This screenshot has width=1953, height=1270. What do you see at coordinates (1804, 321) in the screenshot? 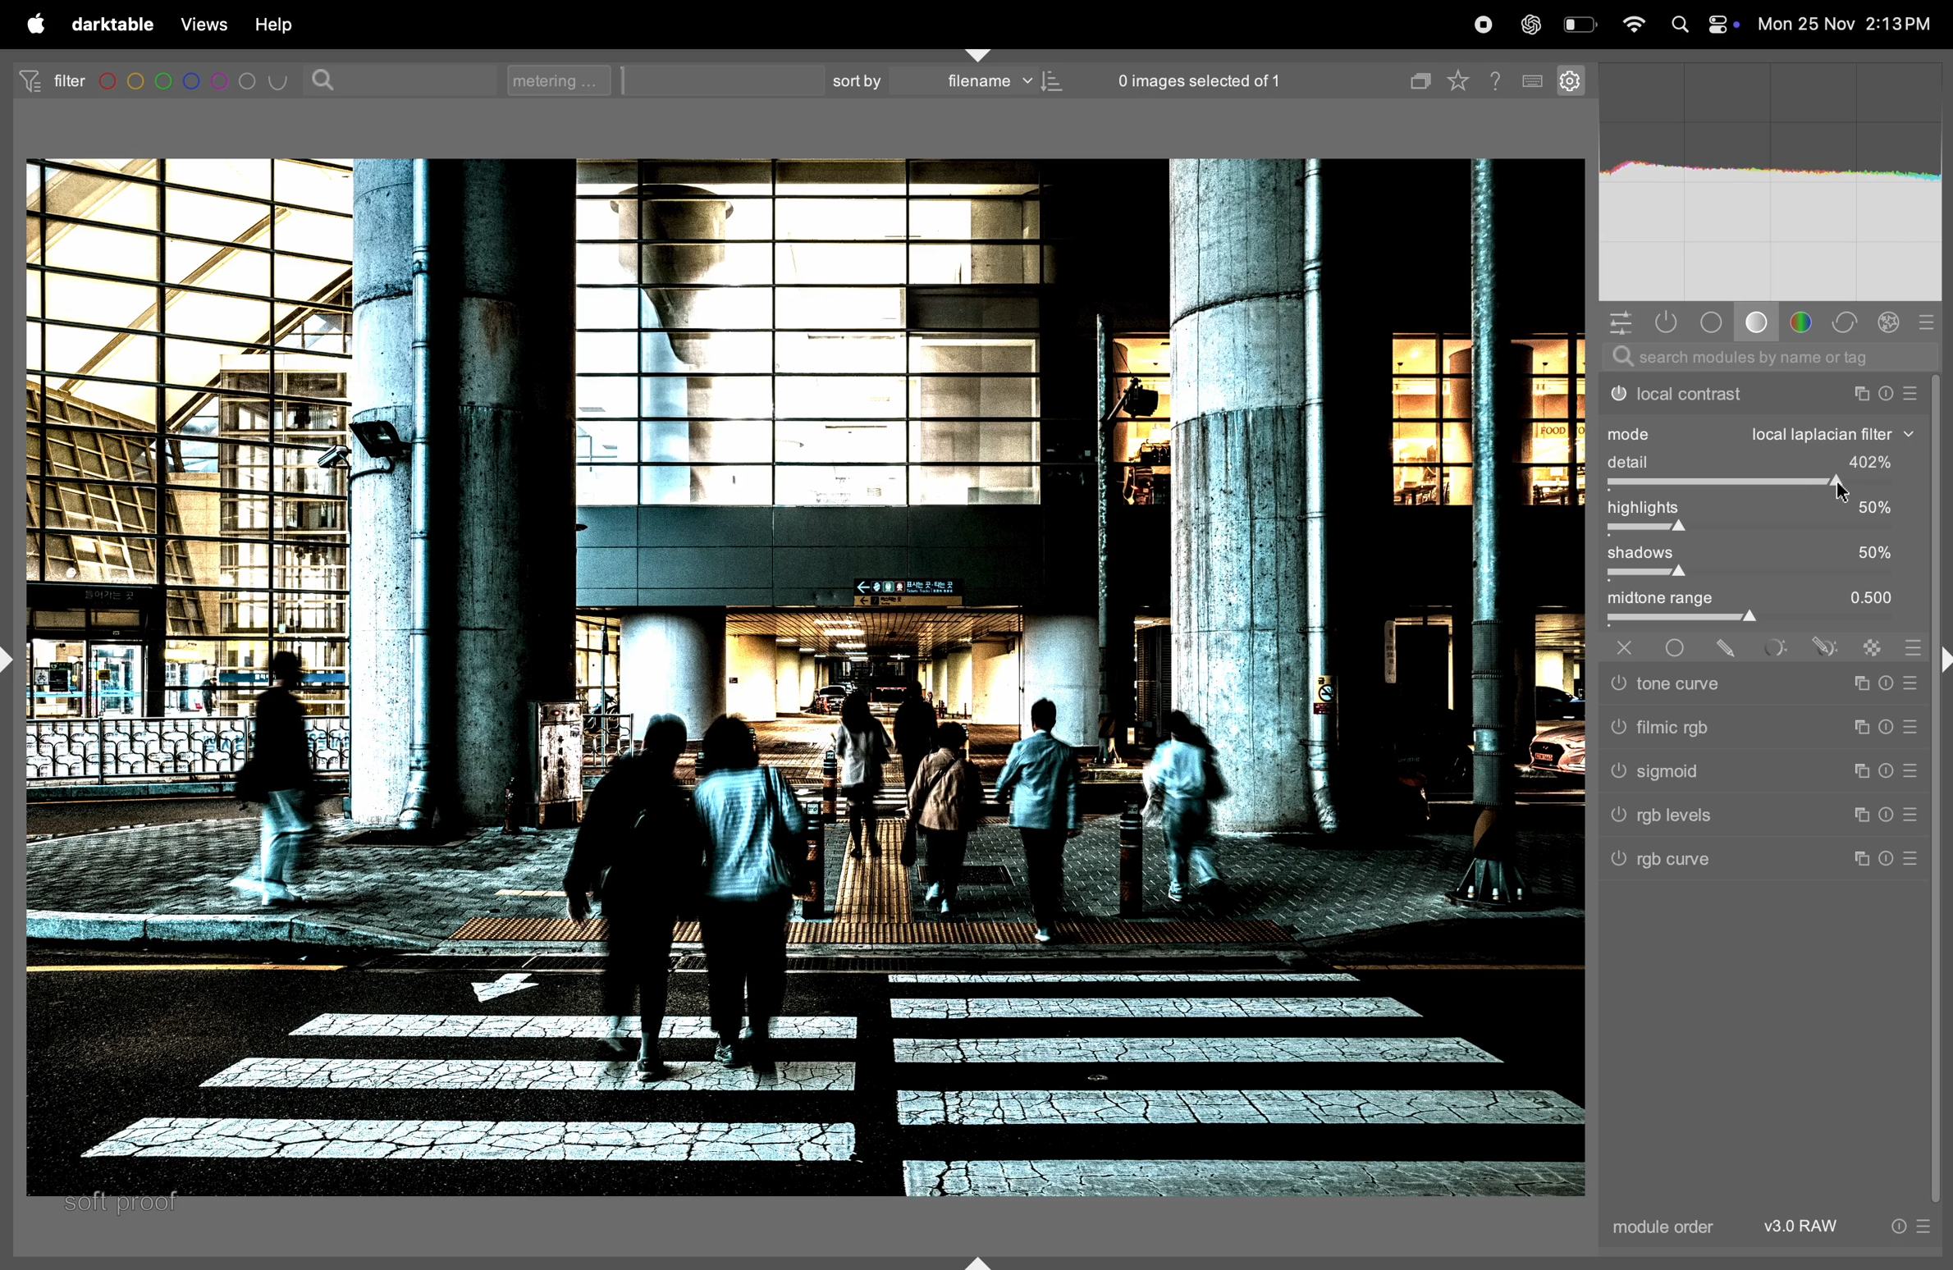
I see `colors` at bounding box center [1804, 321].